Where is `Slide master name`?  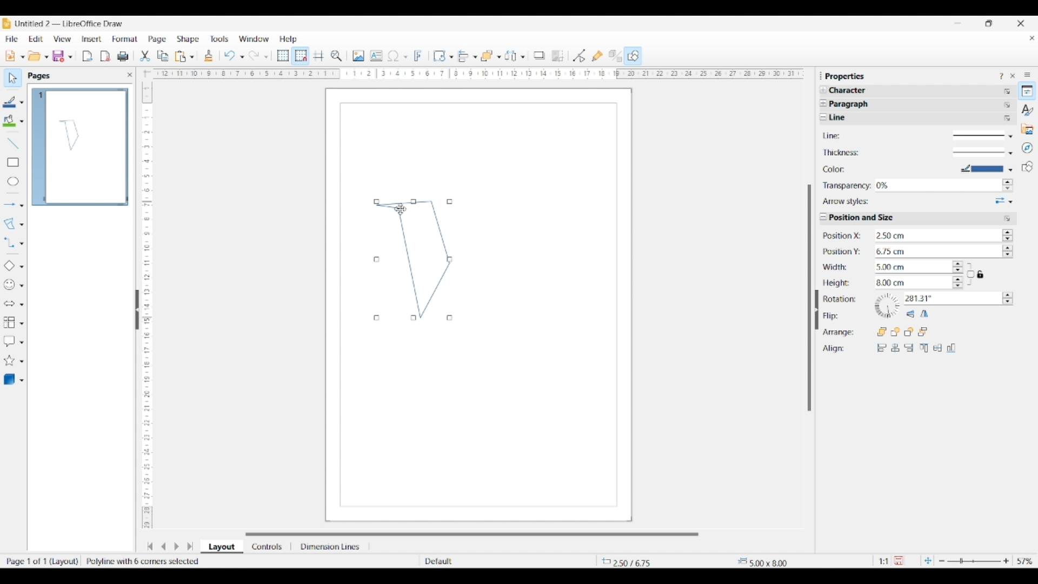
Slide master name is located at coordinates (485, 562).